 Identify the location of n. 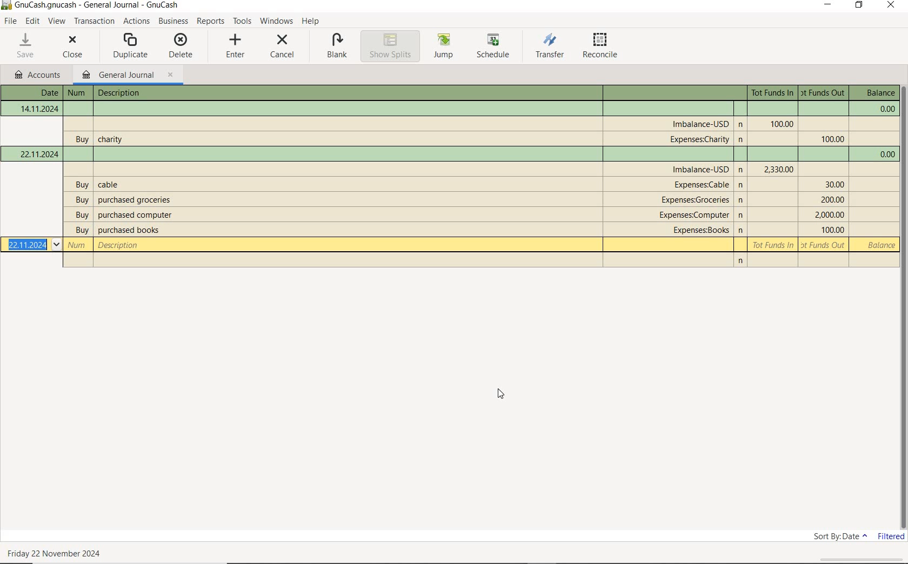
(742, 230).